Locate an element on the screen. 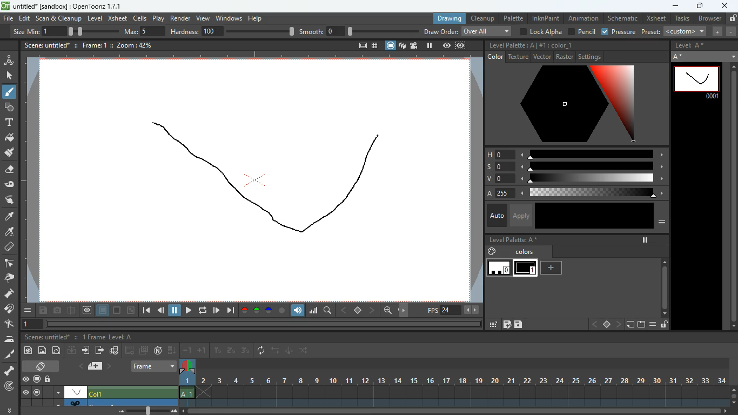  pause is located at coordinates (36, 392).